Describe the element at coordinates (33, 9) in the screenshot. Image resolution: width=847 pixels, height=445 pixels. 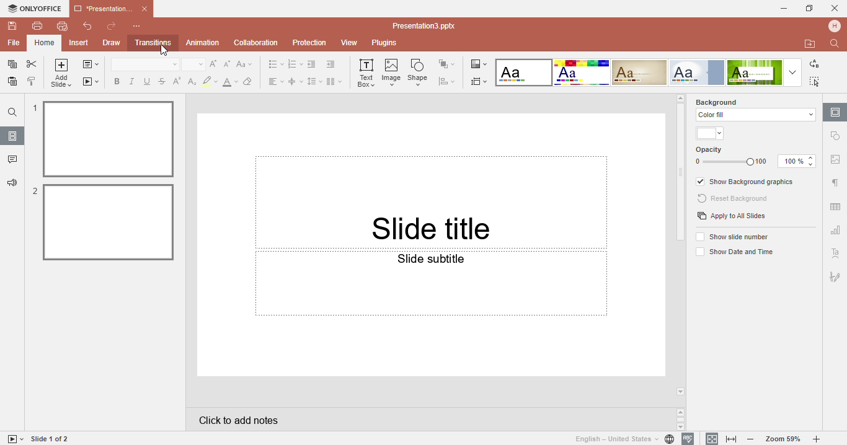
I see `Only office` at that location.